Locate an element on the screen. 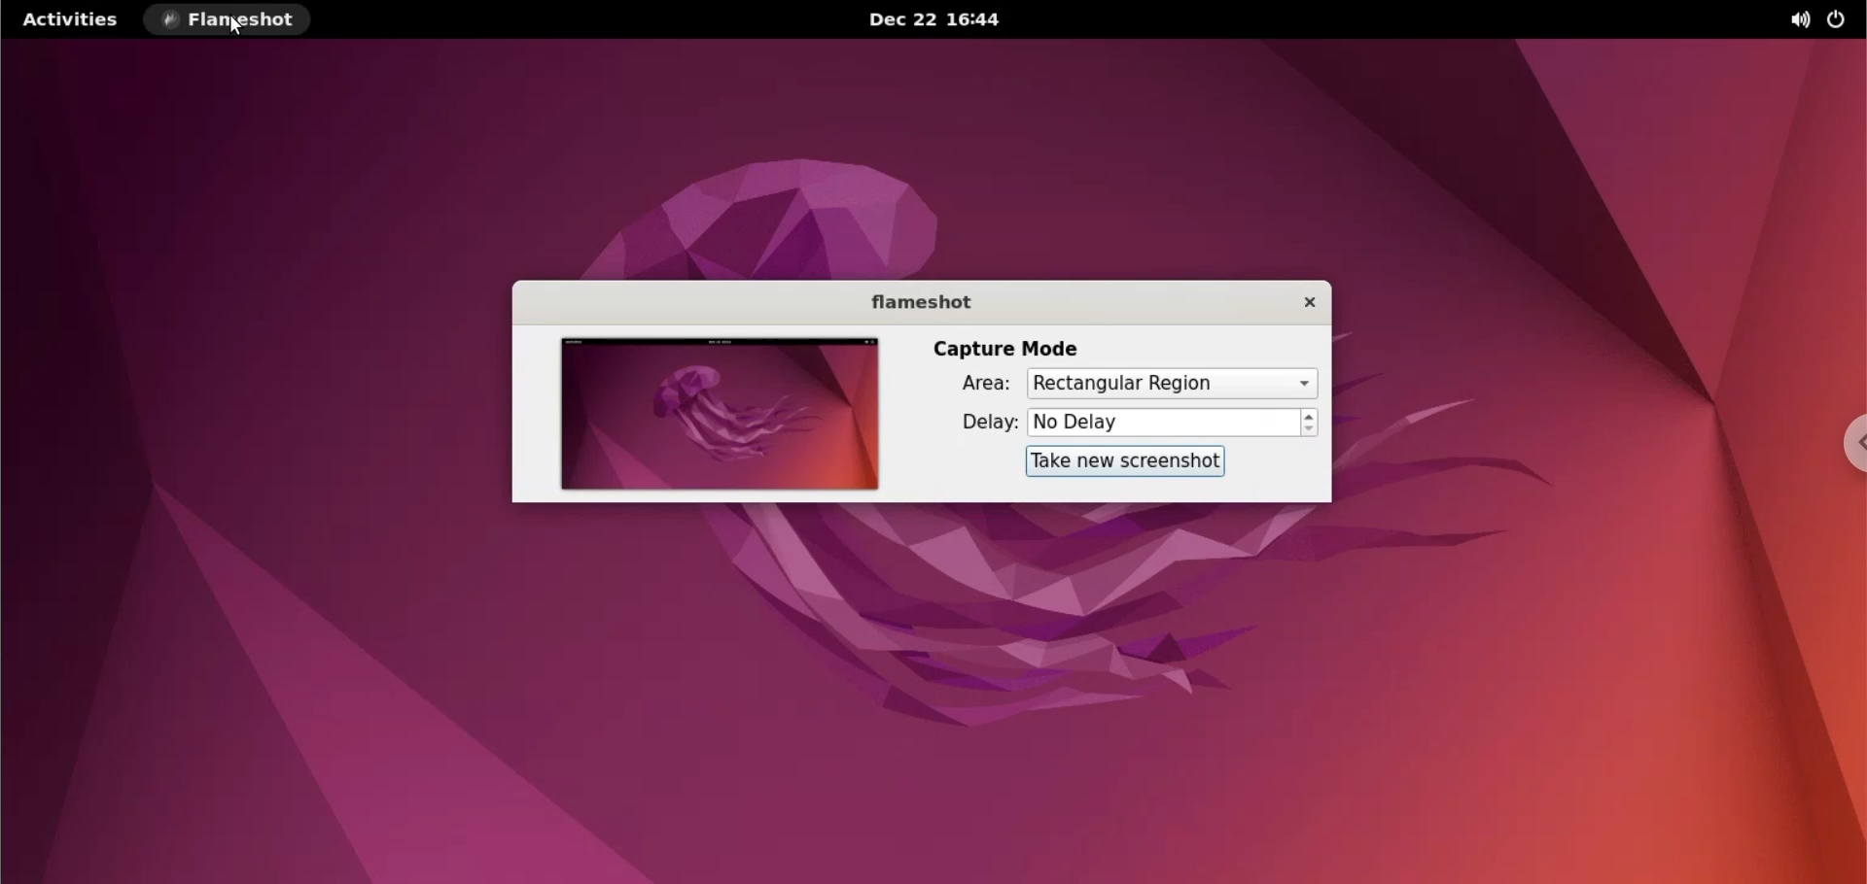 Image resolution: width=1867 pixels, height=884 pixels. flameshot options is located at coordinates (230, 19).